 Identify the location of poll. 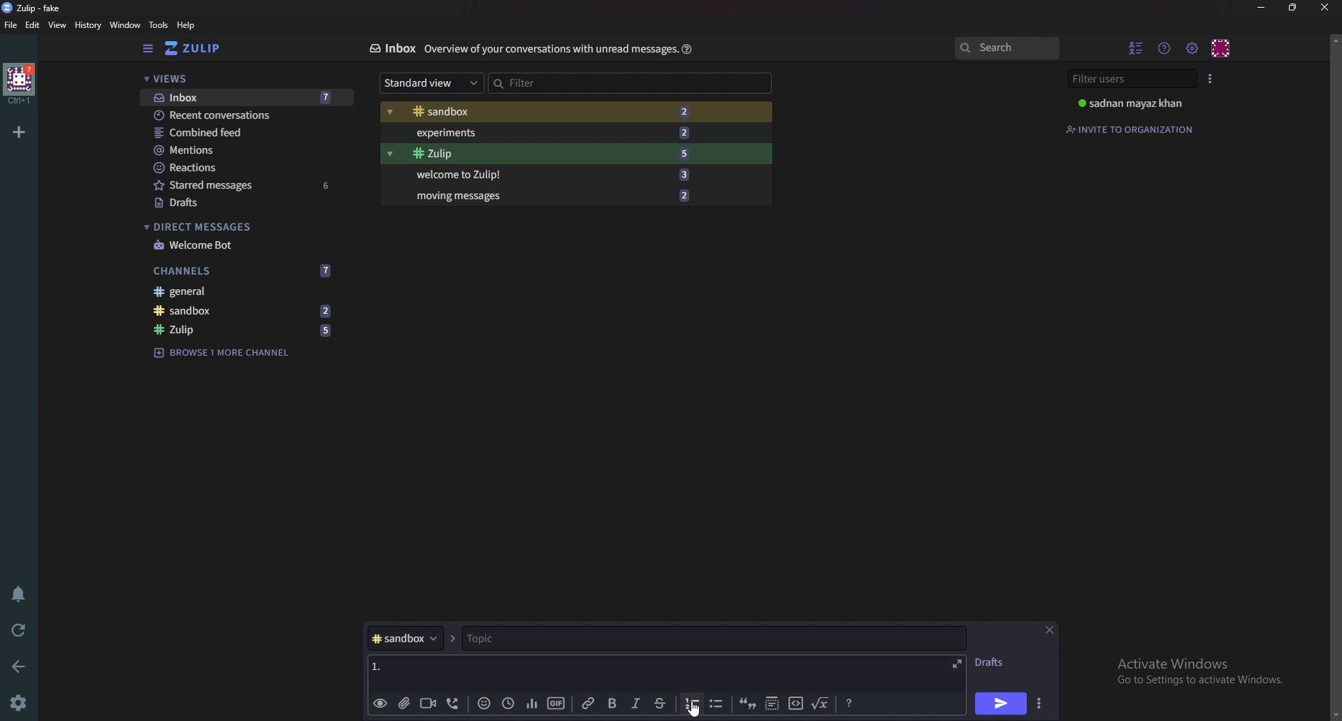
(529, 703).